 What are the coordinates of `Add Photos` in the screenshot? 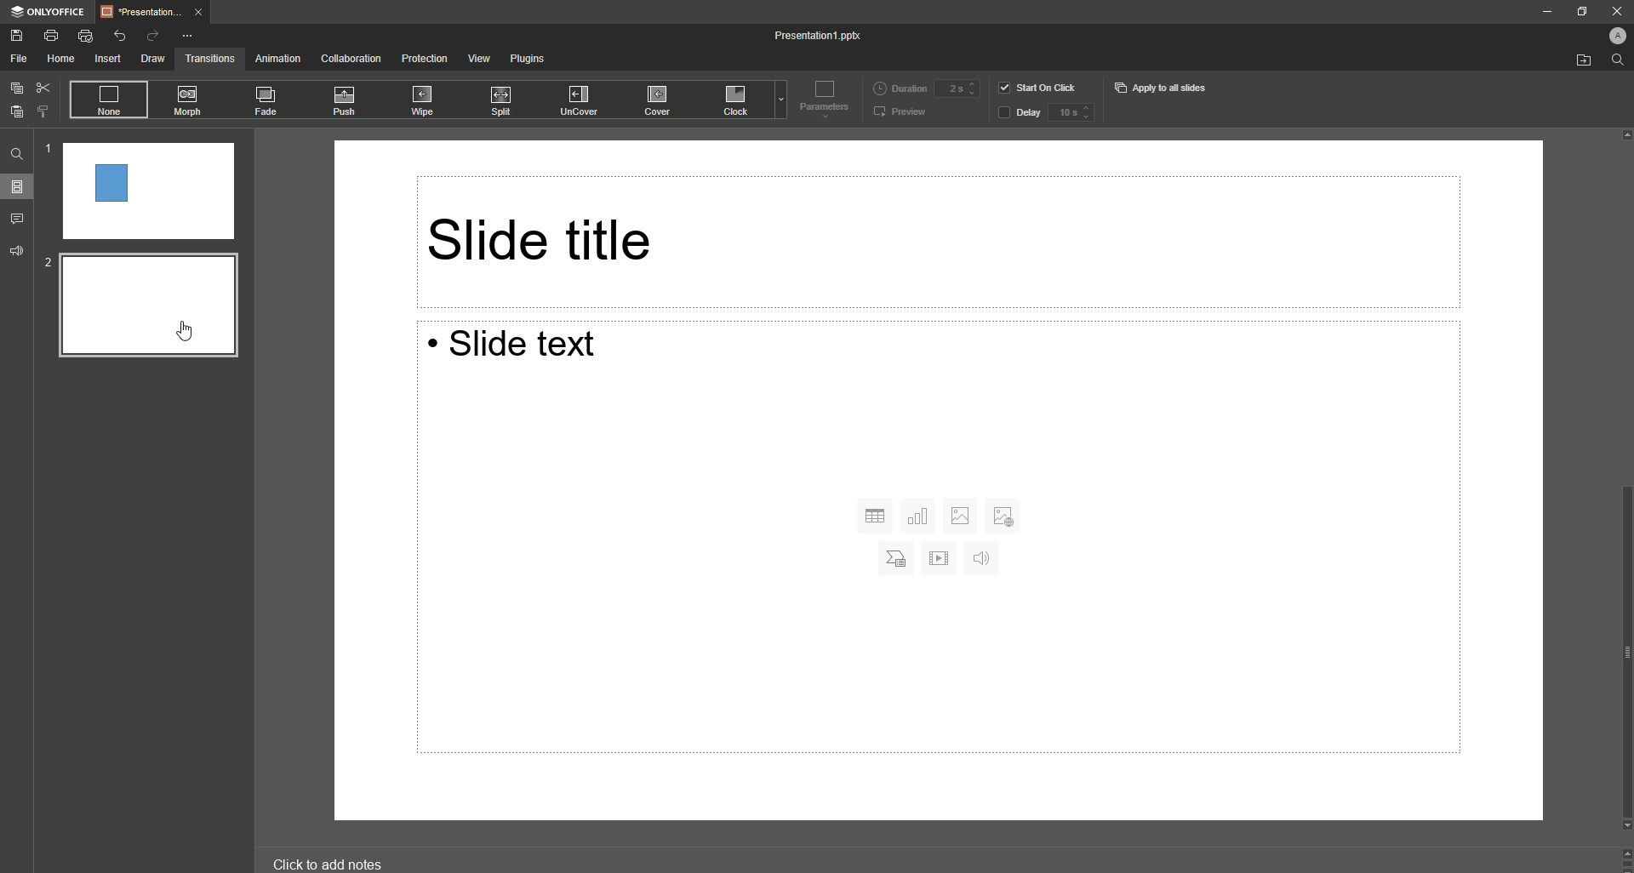 It's located at (1004, 516).